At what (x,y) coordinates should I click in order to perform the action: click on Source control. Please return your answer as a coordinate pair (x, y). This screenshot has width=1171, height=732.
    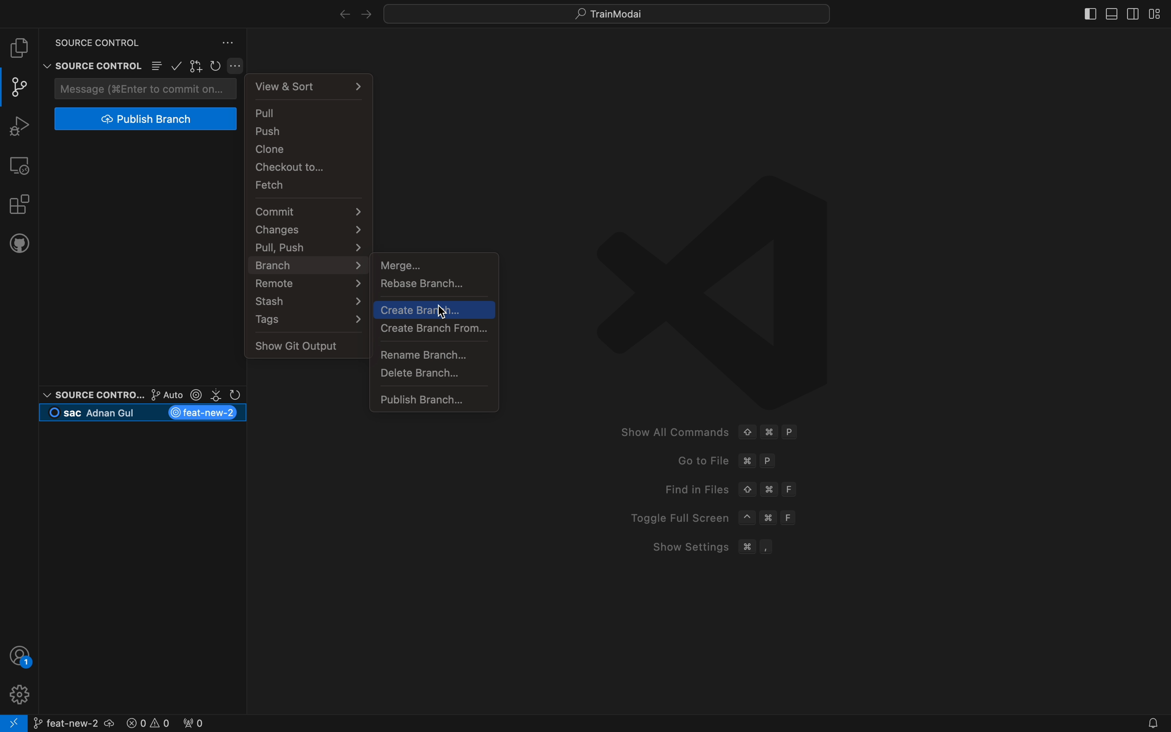
    Looking at the image, I should click on (91, 394).